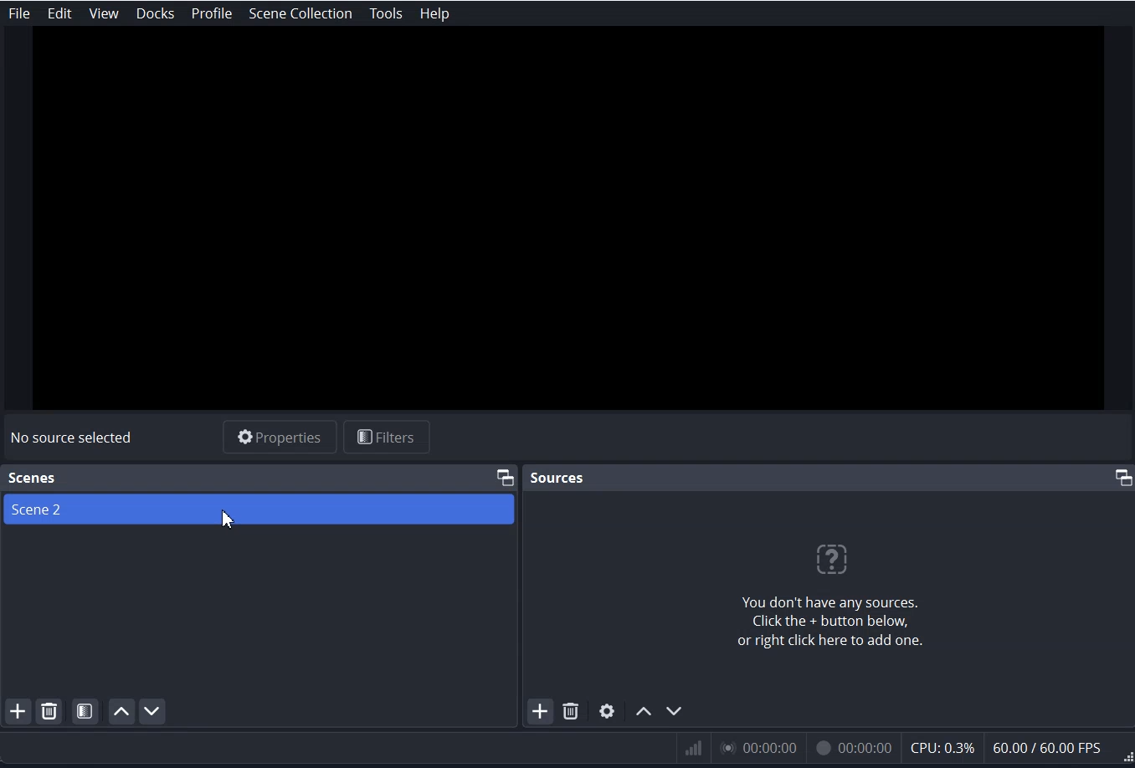 This screenshot has height=768, width=1135. Describe the element at coordinates (832, 595) in the screenshot. I see `Text about no sources and how to add a new source` at that location.